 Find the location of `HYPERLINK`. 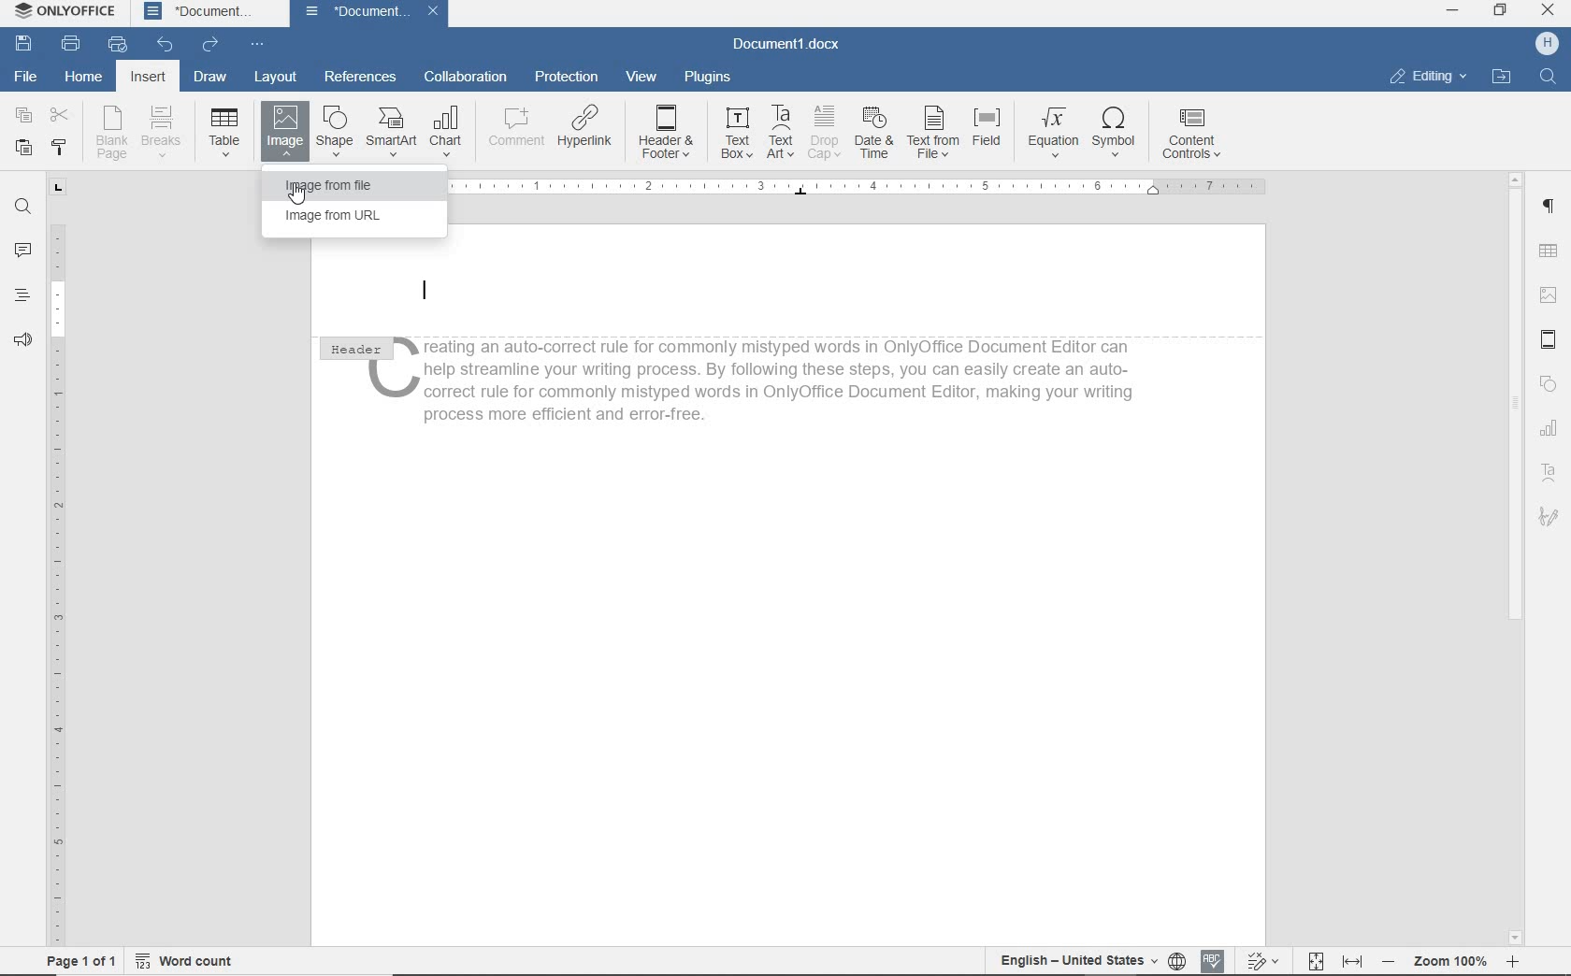

HYPERLINK is located at coordinates (585, 136).